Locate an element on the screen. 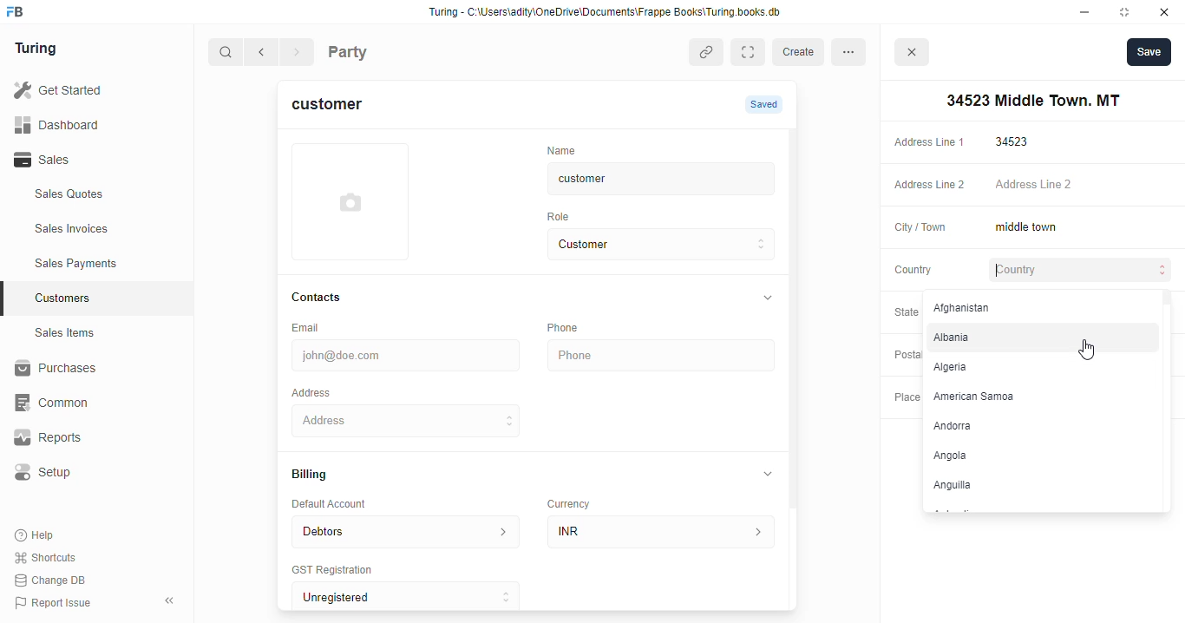 The width and height of the screenshot is (1185, 623). middle town is located at coordinates (1081, 228).